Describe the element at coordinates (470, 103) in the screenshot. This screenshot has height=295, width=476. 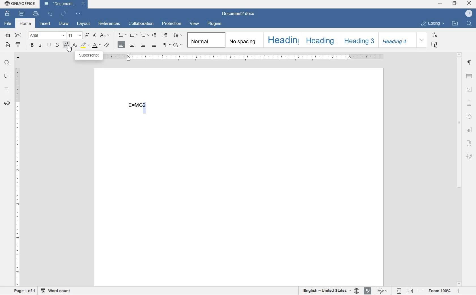
I see `header & footer` at that location.